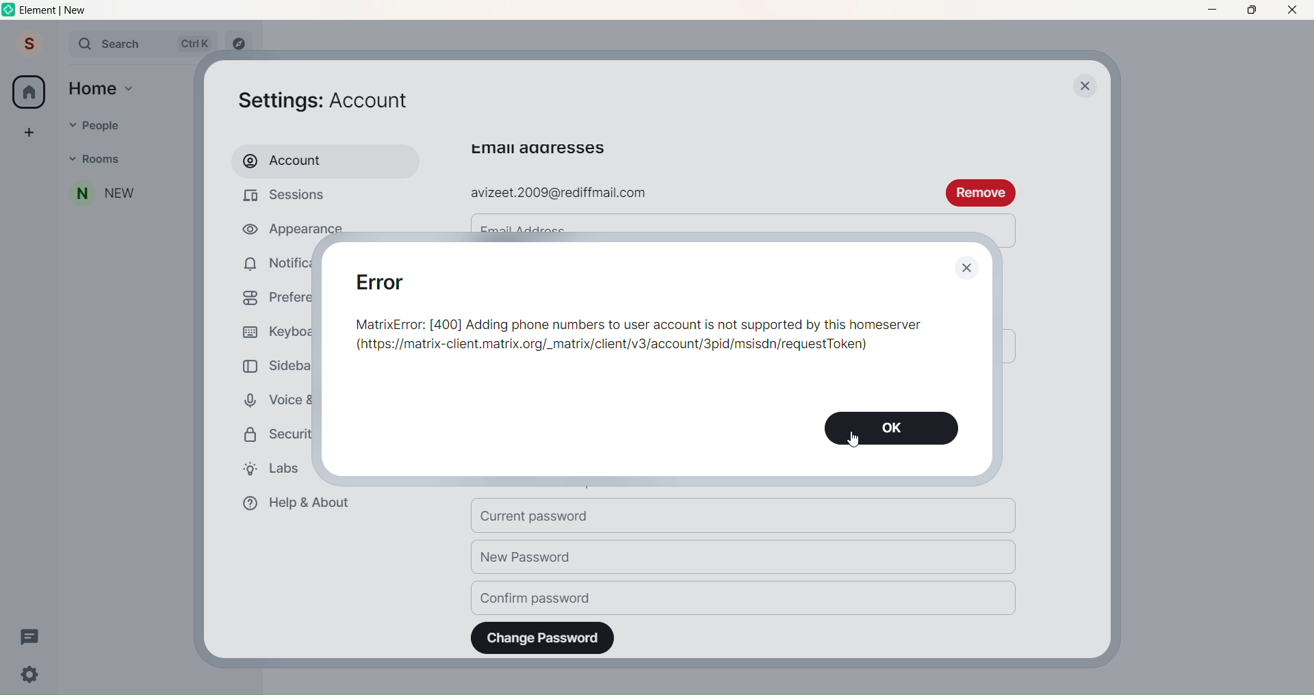 The image size is (1314, 695). Describe the element at coordinates (267, 296) in the screenshot. I see `Preferences` at that location.